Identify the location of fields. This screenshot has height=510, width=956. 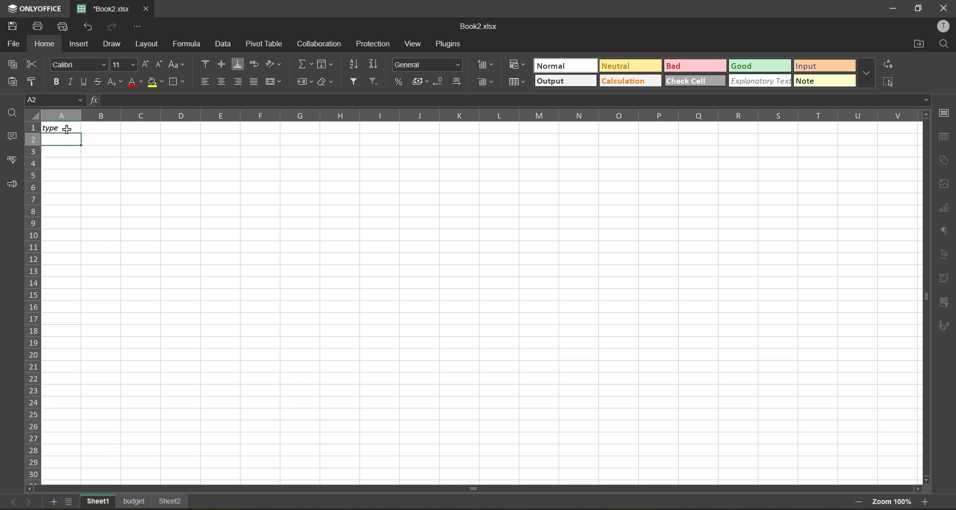
(325, 64).